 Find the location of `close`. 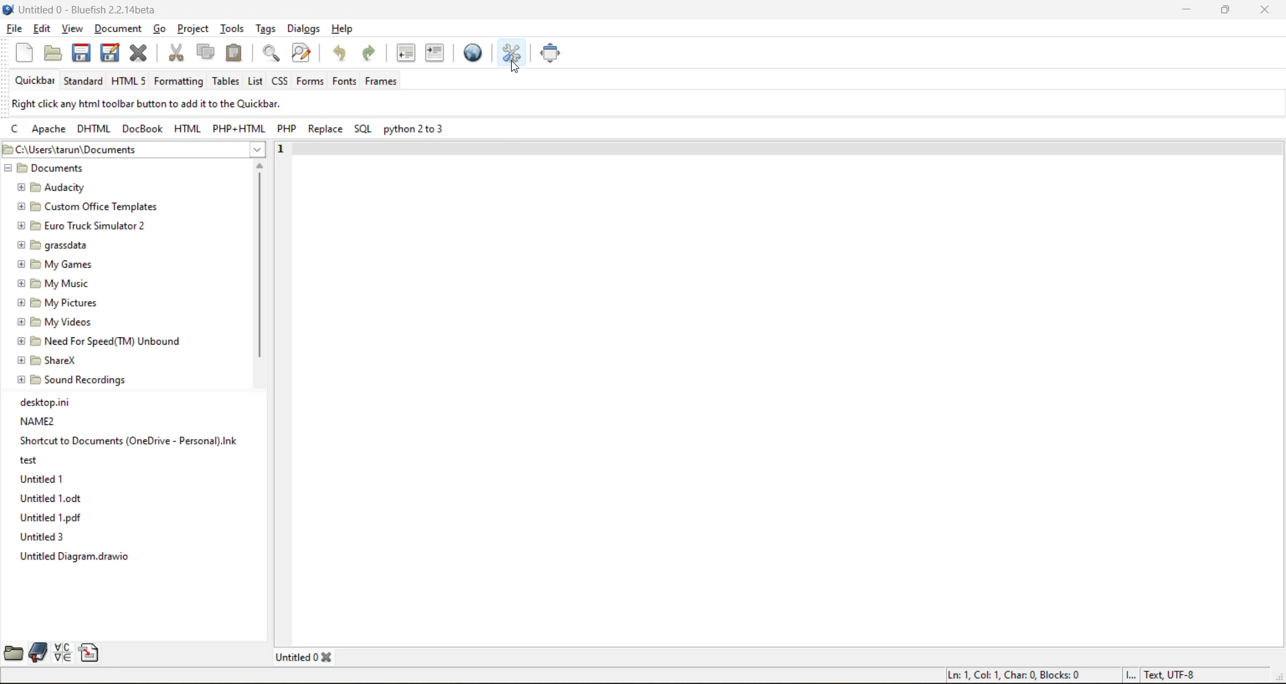

close is located at coordinates (1264, 10).